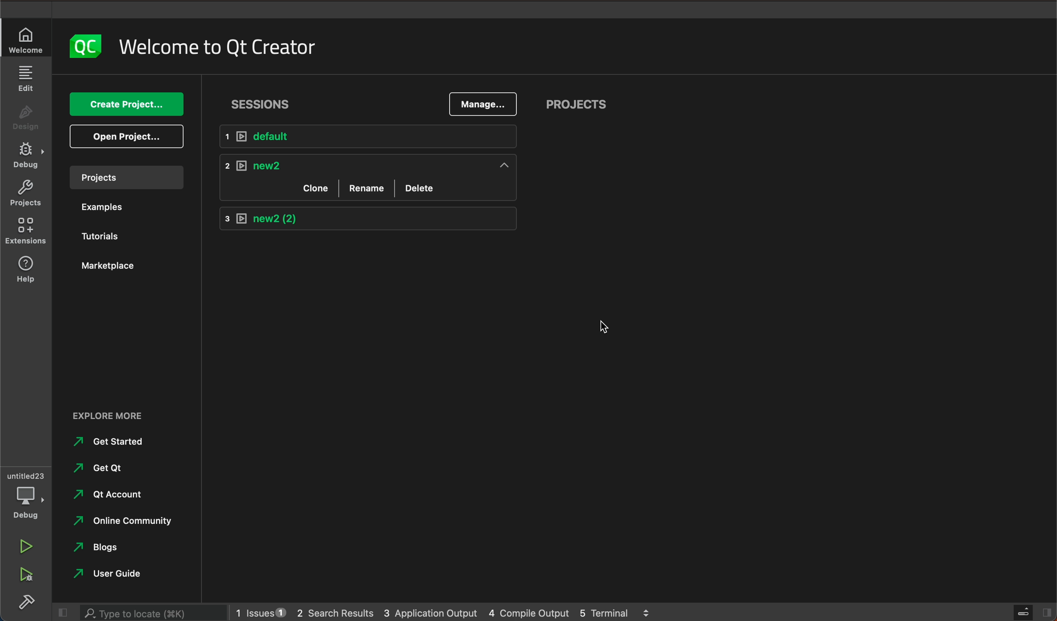 The height and width of the screenshot is (621, 1057). Describe the element at coordinates (370, 219) in the screenshot. I see `new2` at that location.